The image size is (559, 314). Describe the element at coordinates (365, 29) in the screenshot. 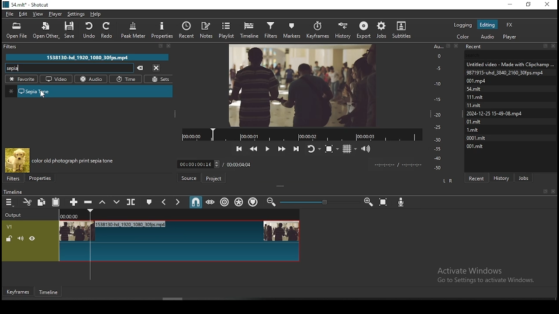

I see `export` at that location.